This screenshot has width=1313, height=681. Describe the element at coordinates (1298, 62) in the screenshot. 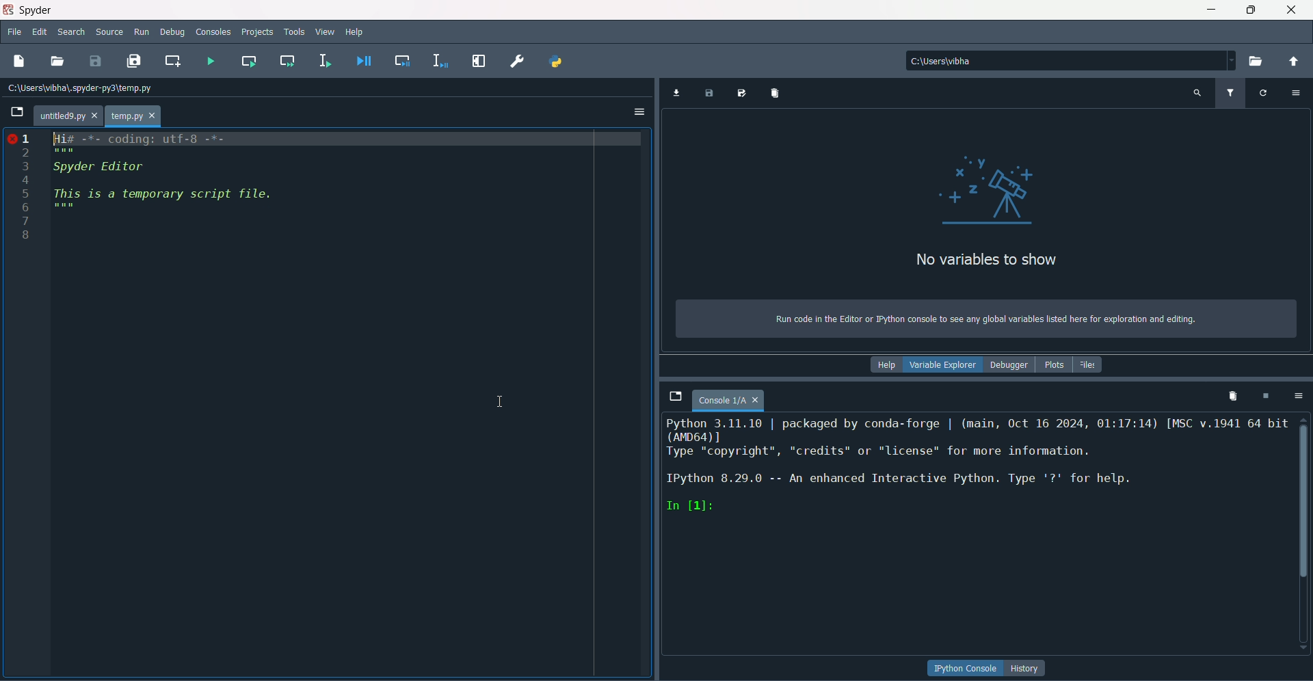

I see `change to parent directory` at that location.